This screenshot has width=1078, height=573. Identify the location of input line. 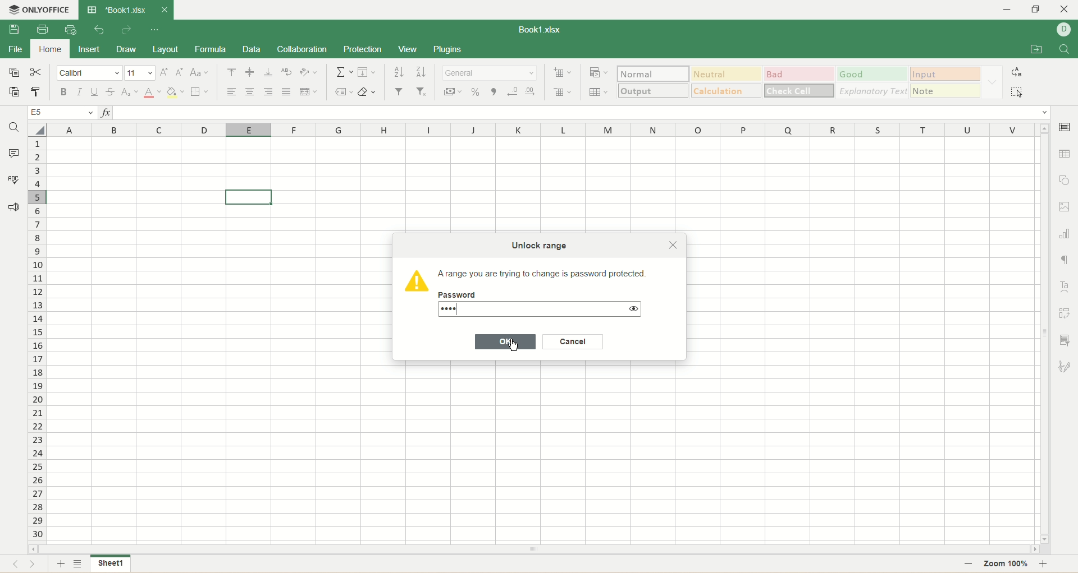
(583, 112).